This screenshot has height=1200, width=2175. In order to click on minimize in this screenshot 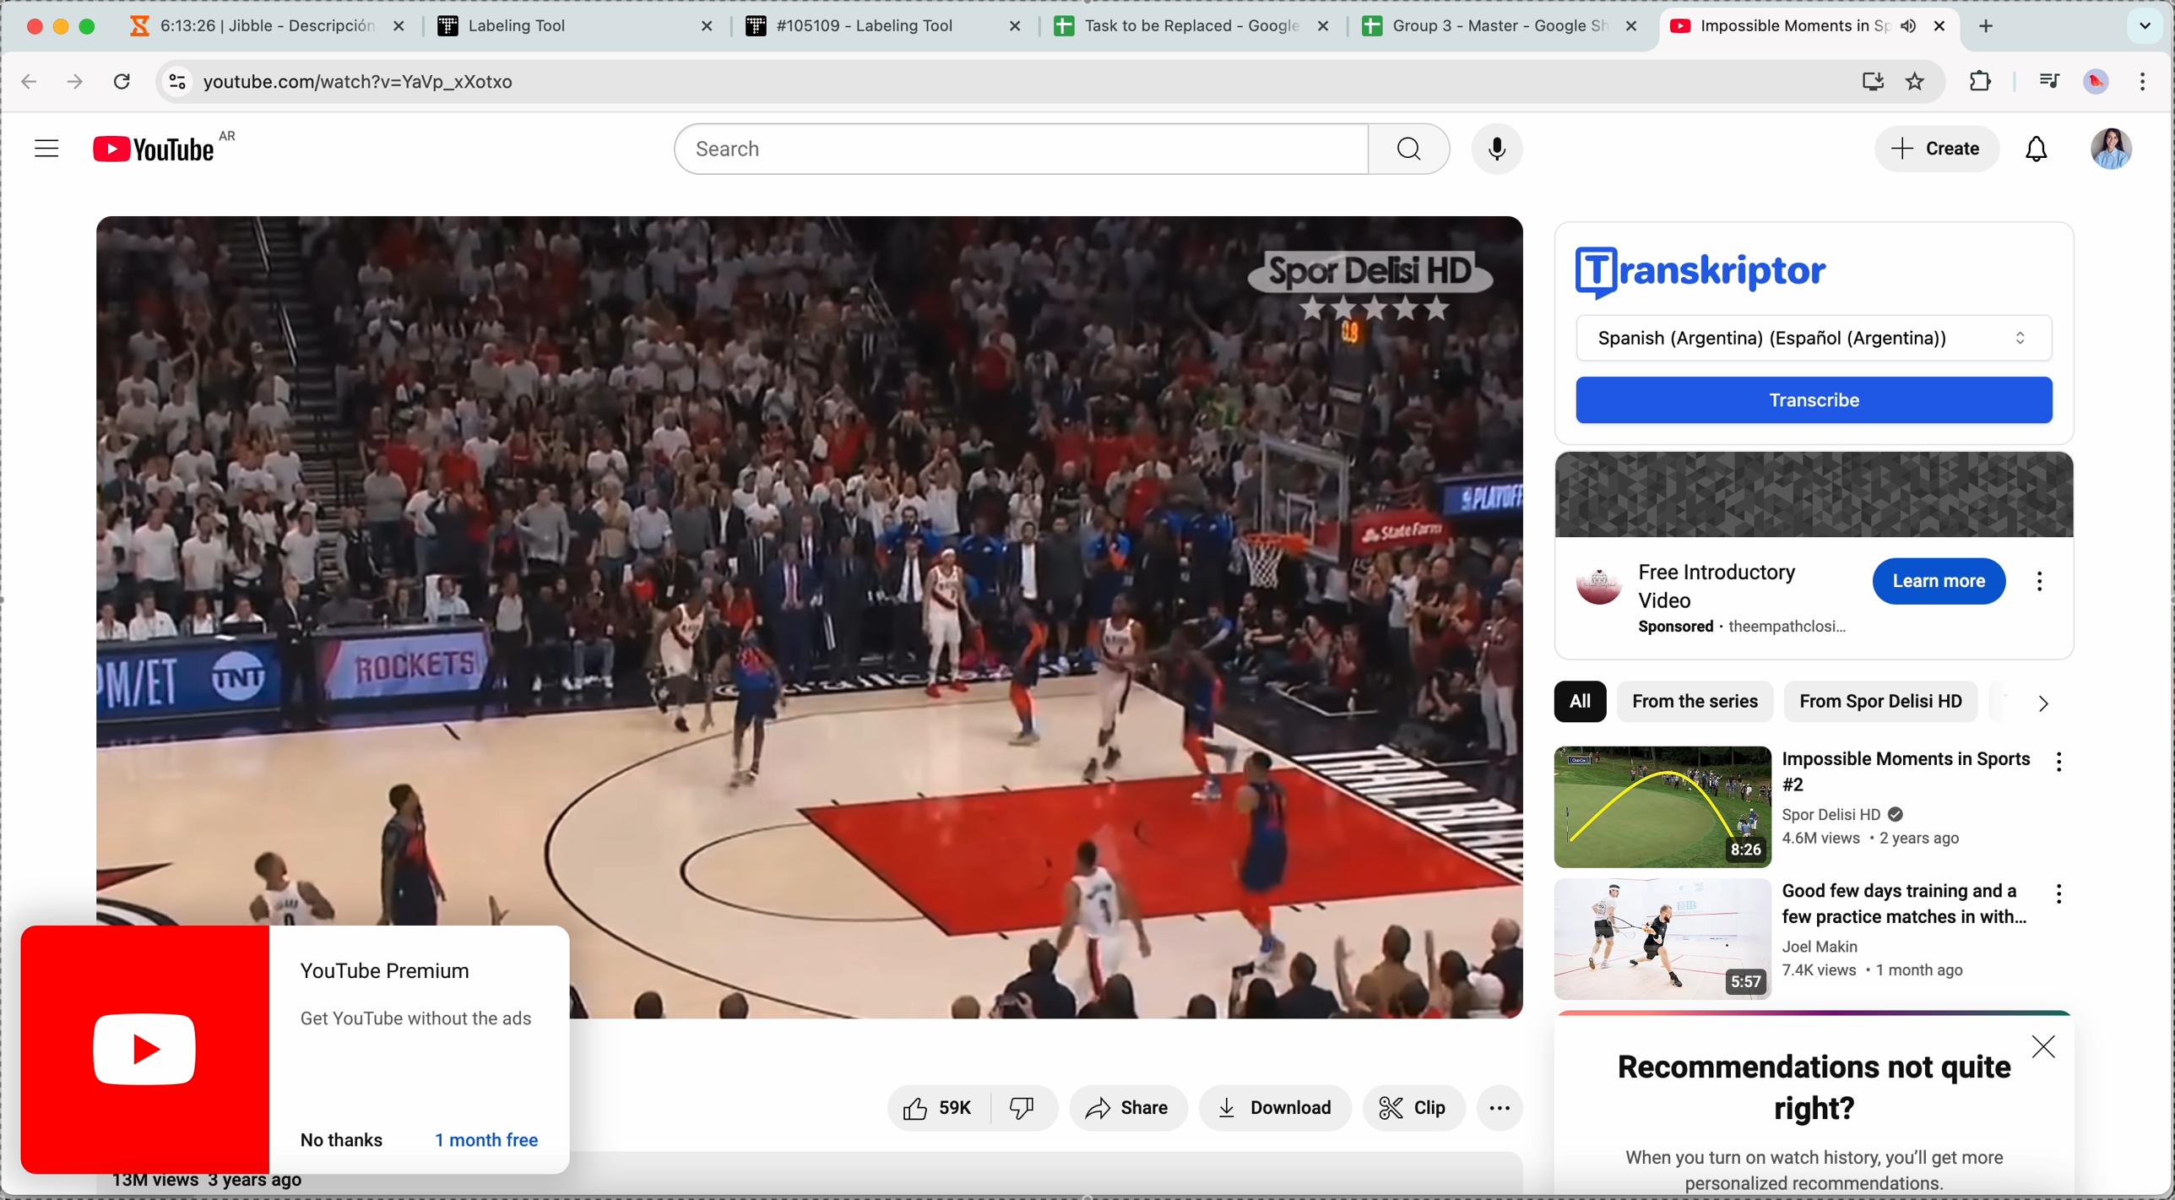, I will do `click(64, 25)`.